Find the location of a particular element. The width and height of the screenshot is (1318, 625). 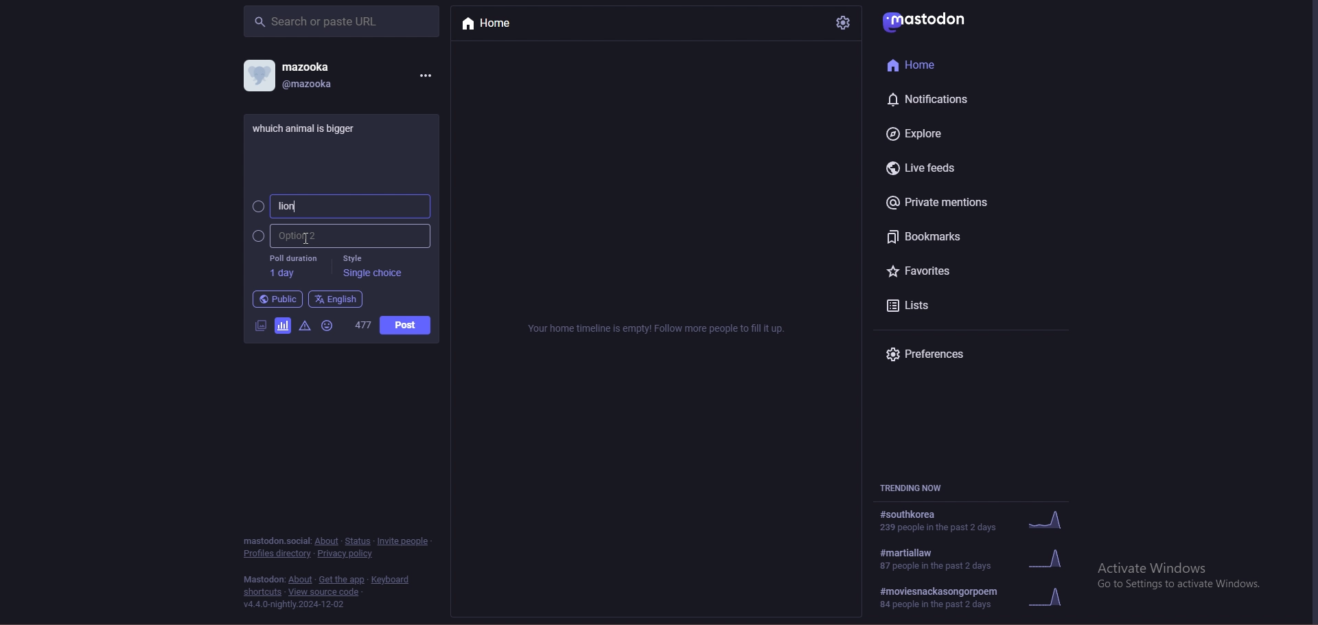

explore is located at coordinates (934, 133).